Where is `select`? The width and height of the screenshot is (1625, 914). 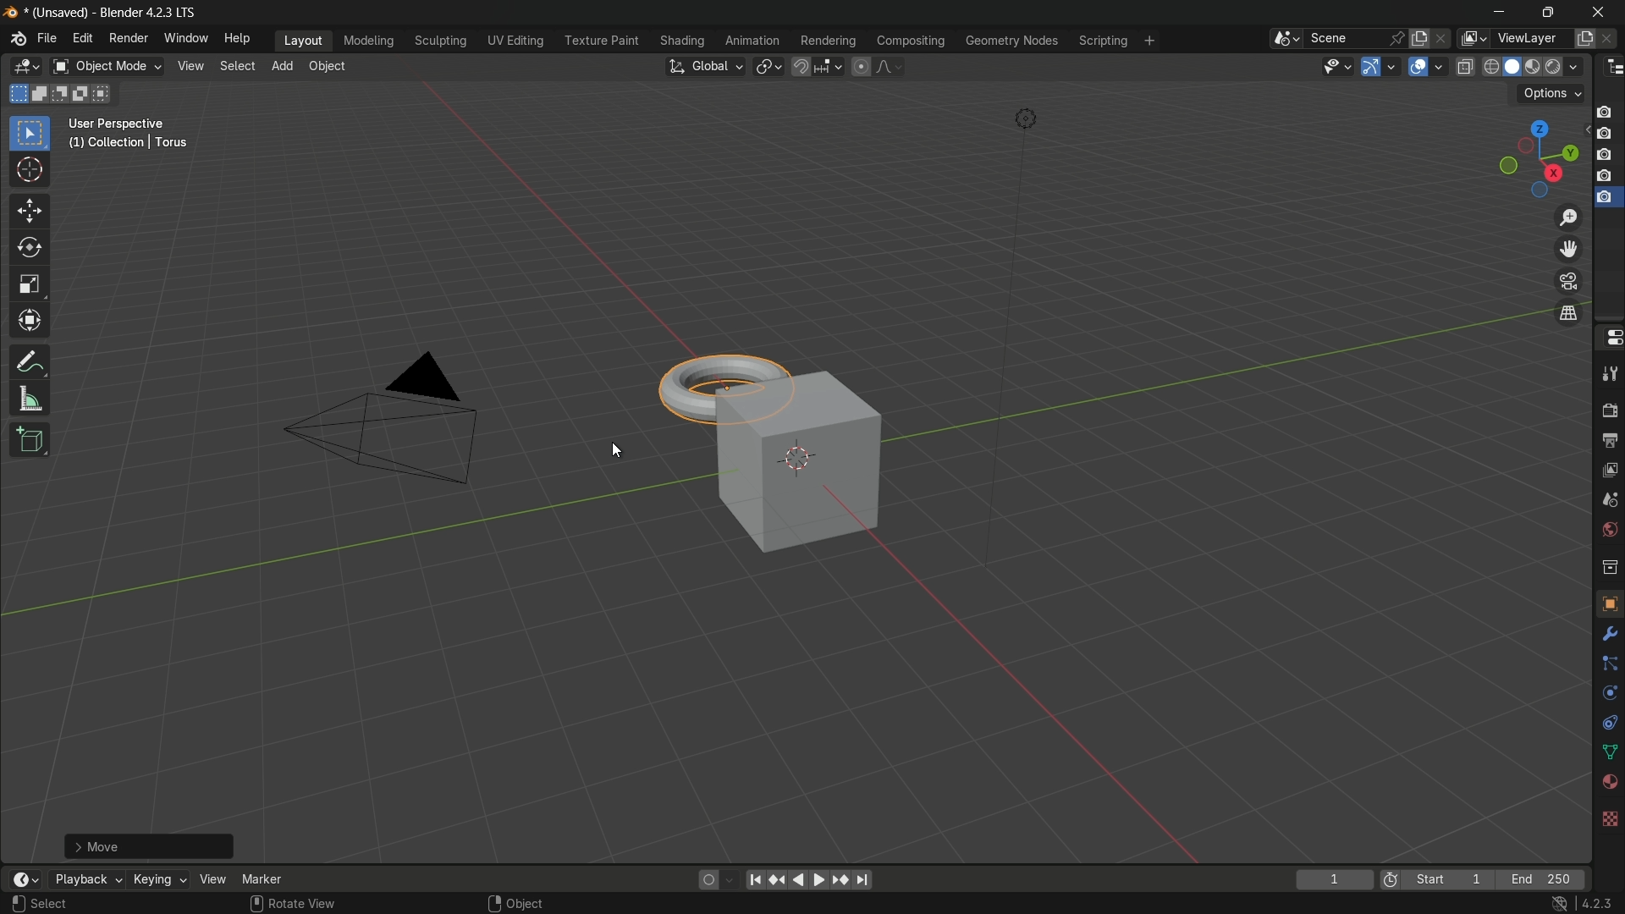
select is located at coordinates (29, 135).